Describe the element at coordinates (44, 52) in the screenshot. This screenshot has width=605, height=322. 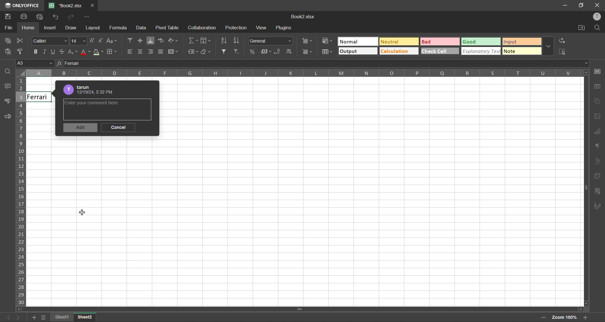
I see `italic` at that location.